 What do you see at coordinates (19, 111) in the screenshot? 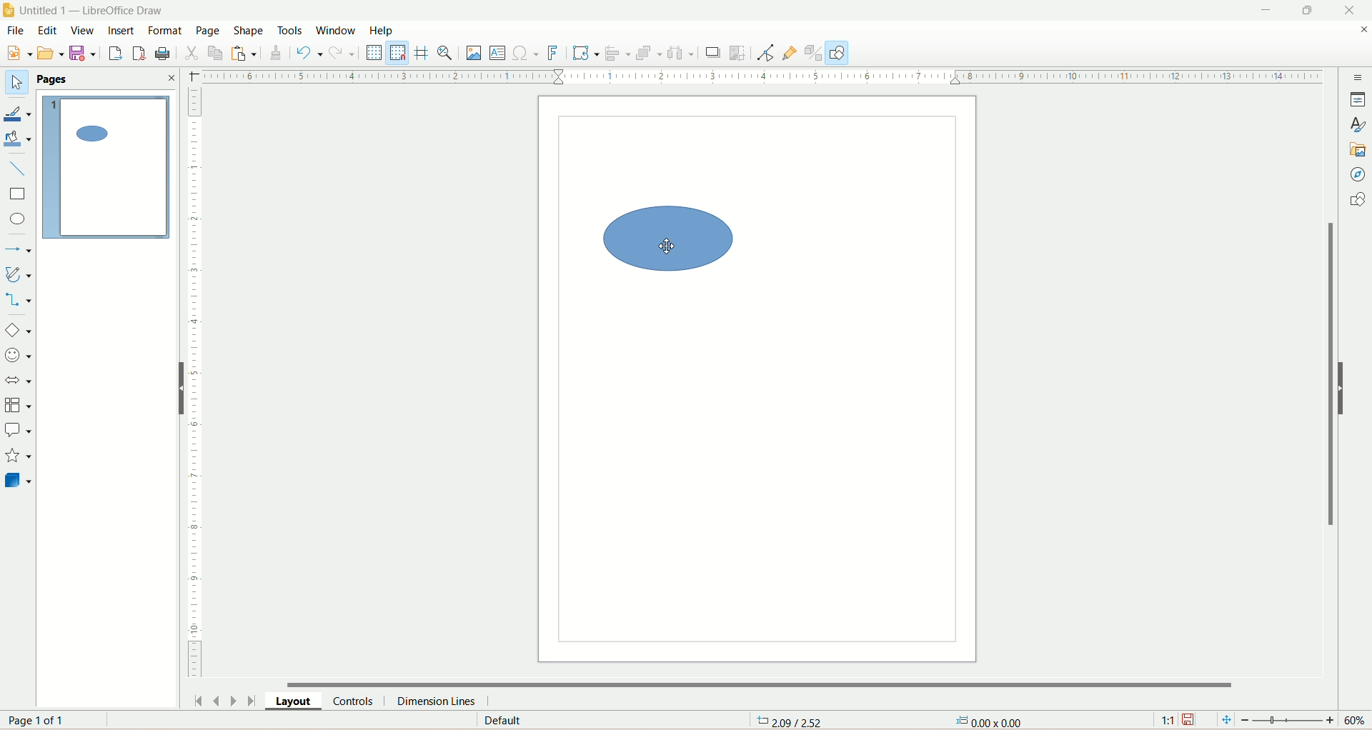
I see `line color` at bounding box center [19, 111].